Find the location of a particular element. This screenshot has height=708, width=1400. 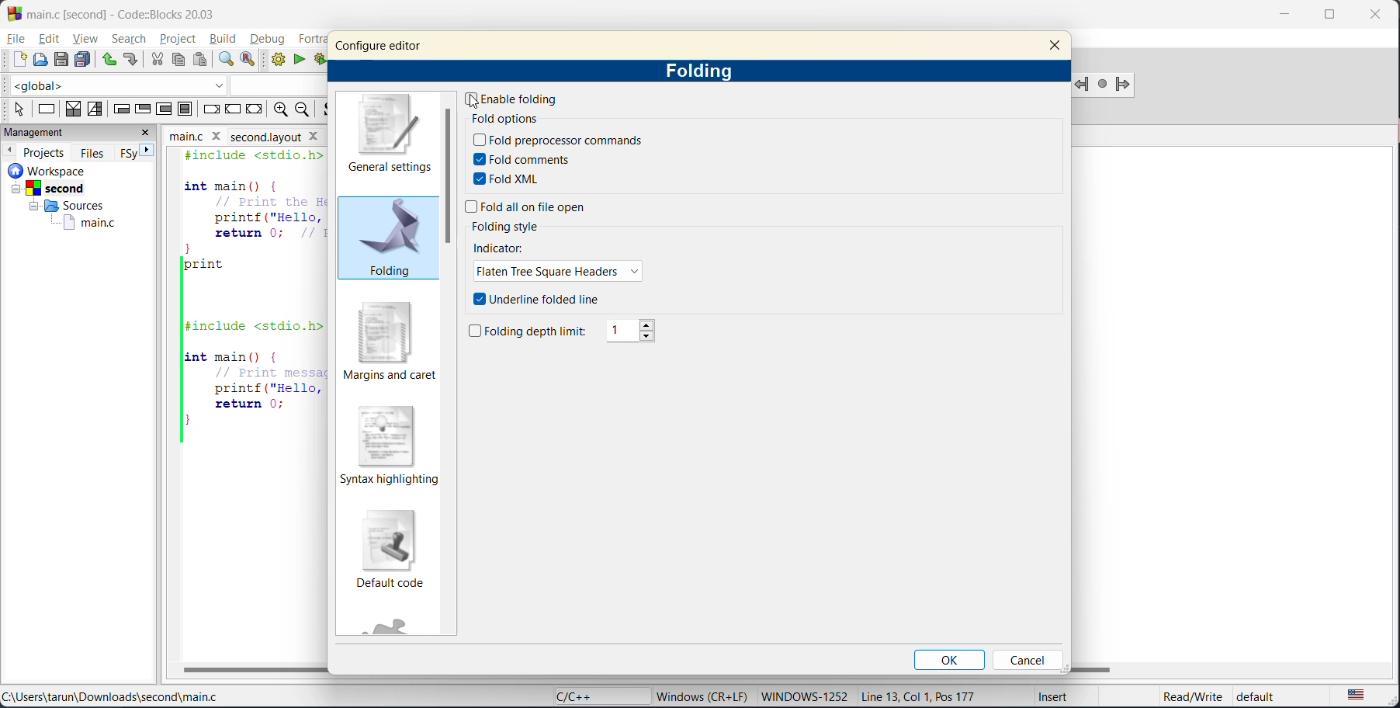

close is located at coordinates (149, 133).